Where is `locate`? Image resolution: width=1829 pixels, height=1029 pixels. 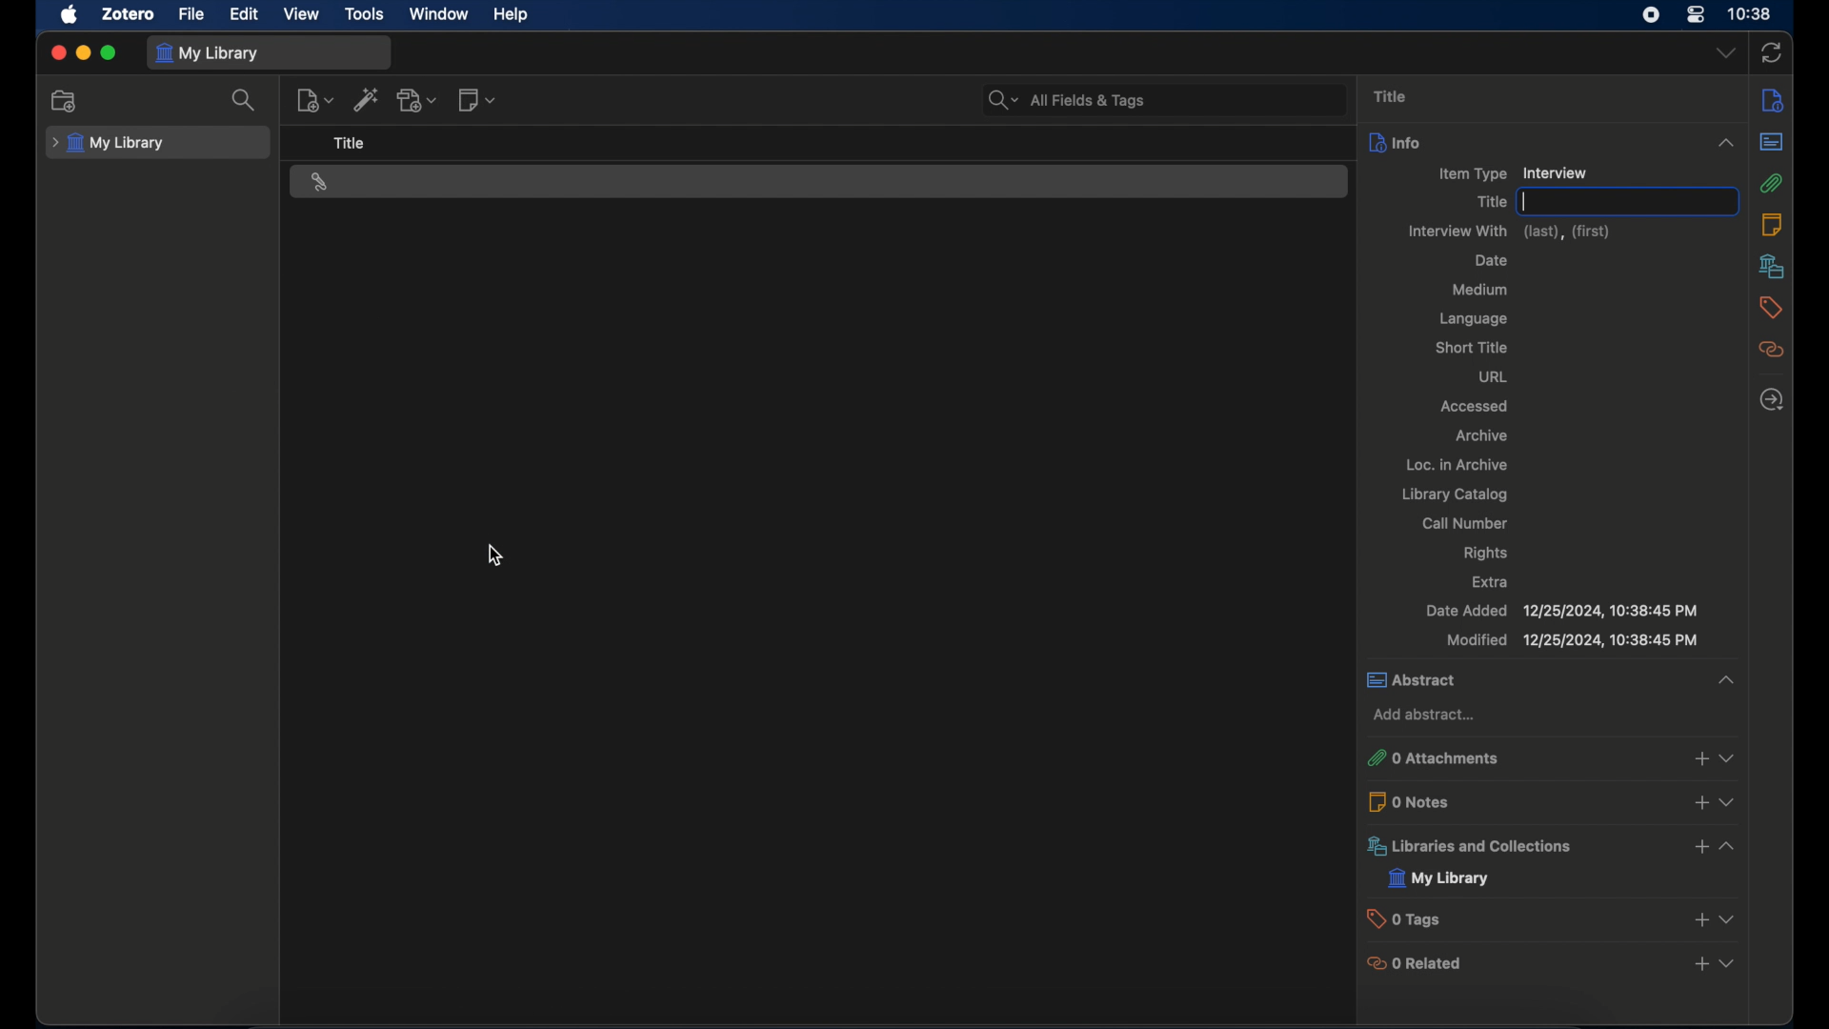
locate is located at coordinates (1772, 399).